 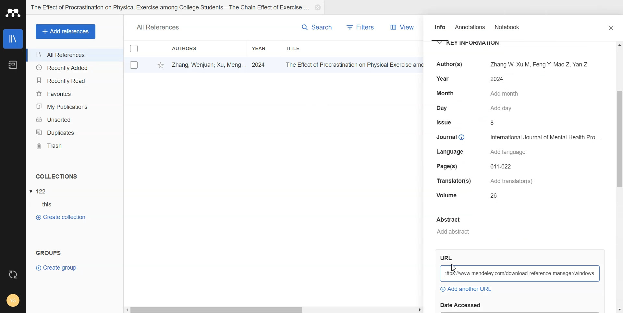 I want to click on Page(s) 611-622, so click(x=476, y=166).